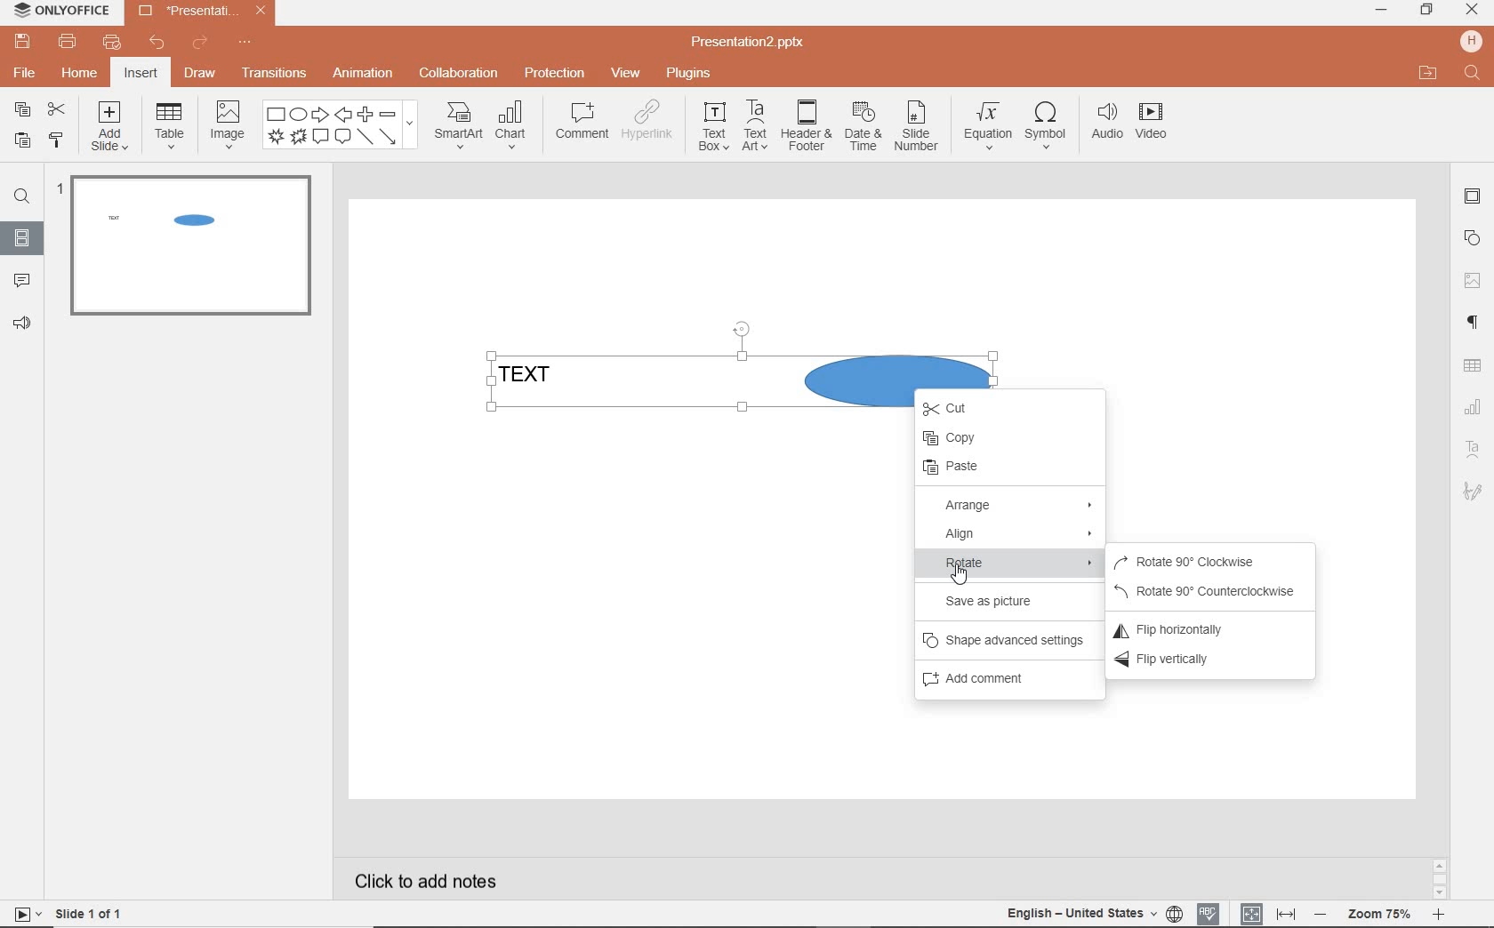  I want to click on undo, so click(151, 44).